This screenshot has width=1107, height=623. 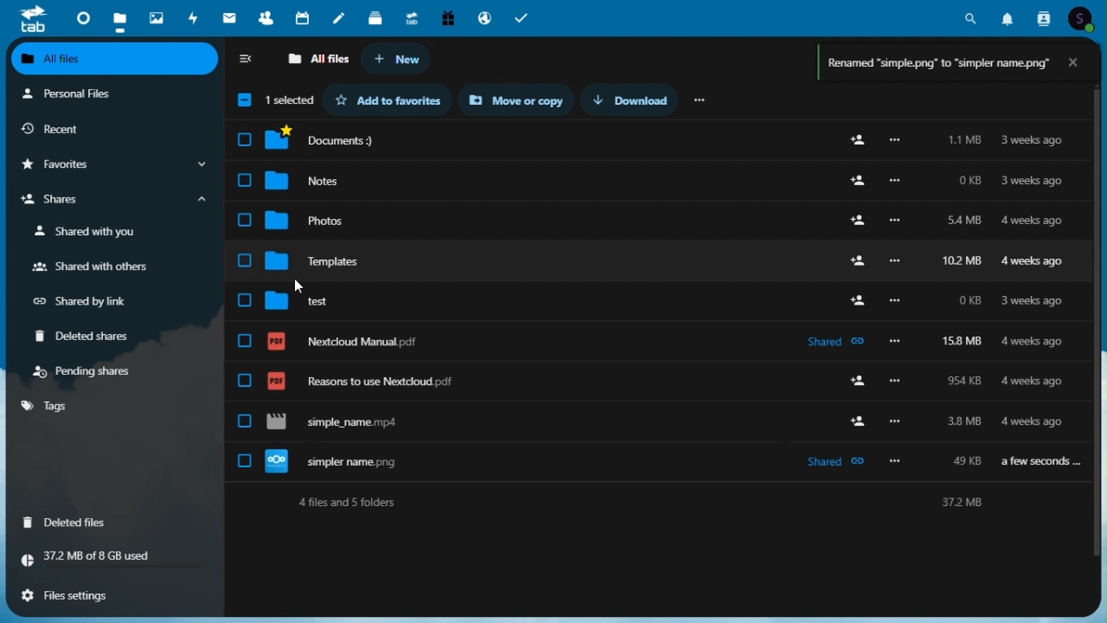 I want to click on deck, so click(x=379, y=19).